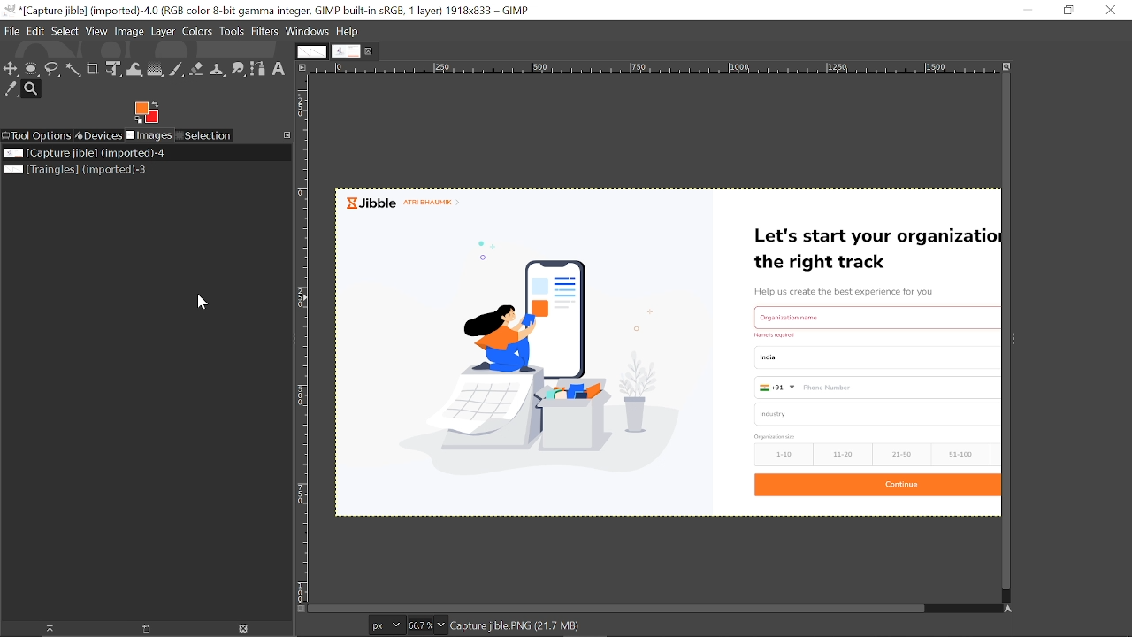 The height and width of the screenshot is (637, 1132). I want to click on minimize, so click(1028, 12).